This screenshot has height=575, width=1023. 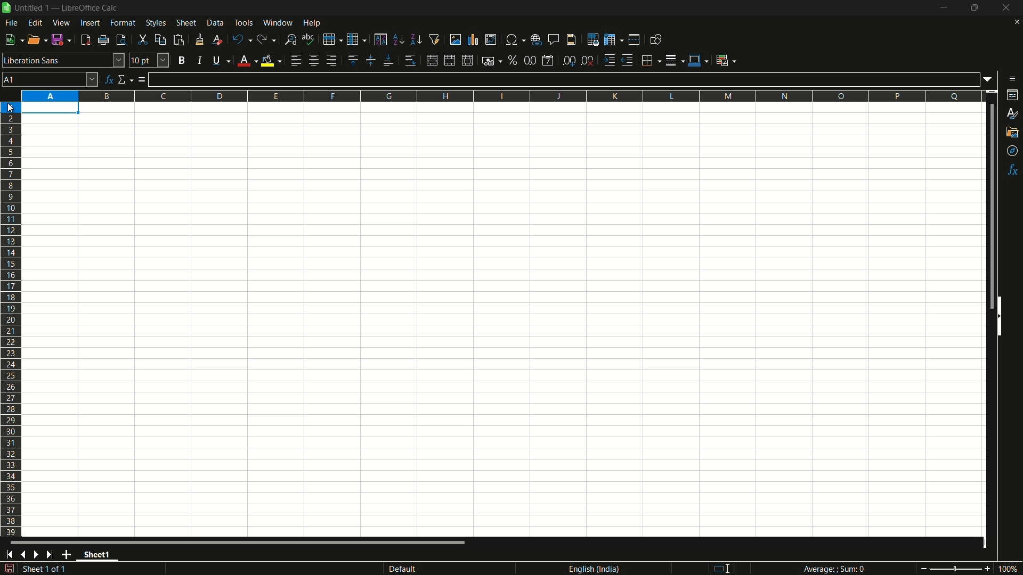 I want to click on sheet 1 of 1, so click(x=48, y=570).